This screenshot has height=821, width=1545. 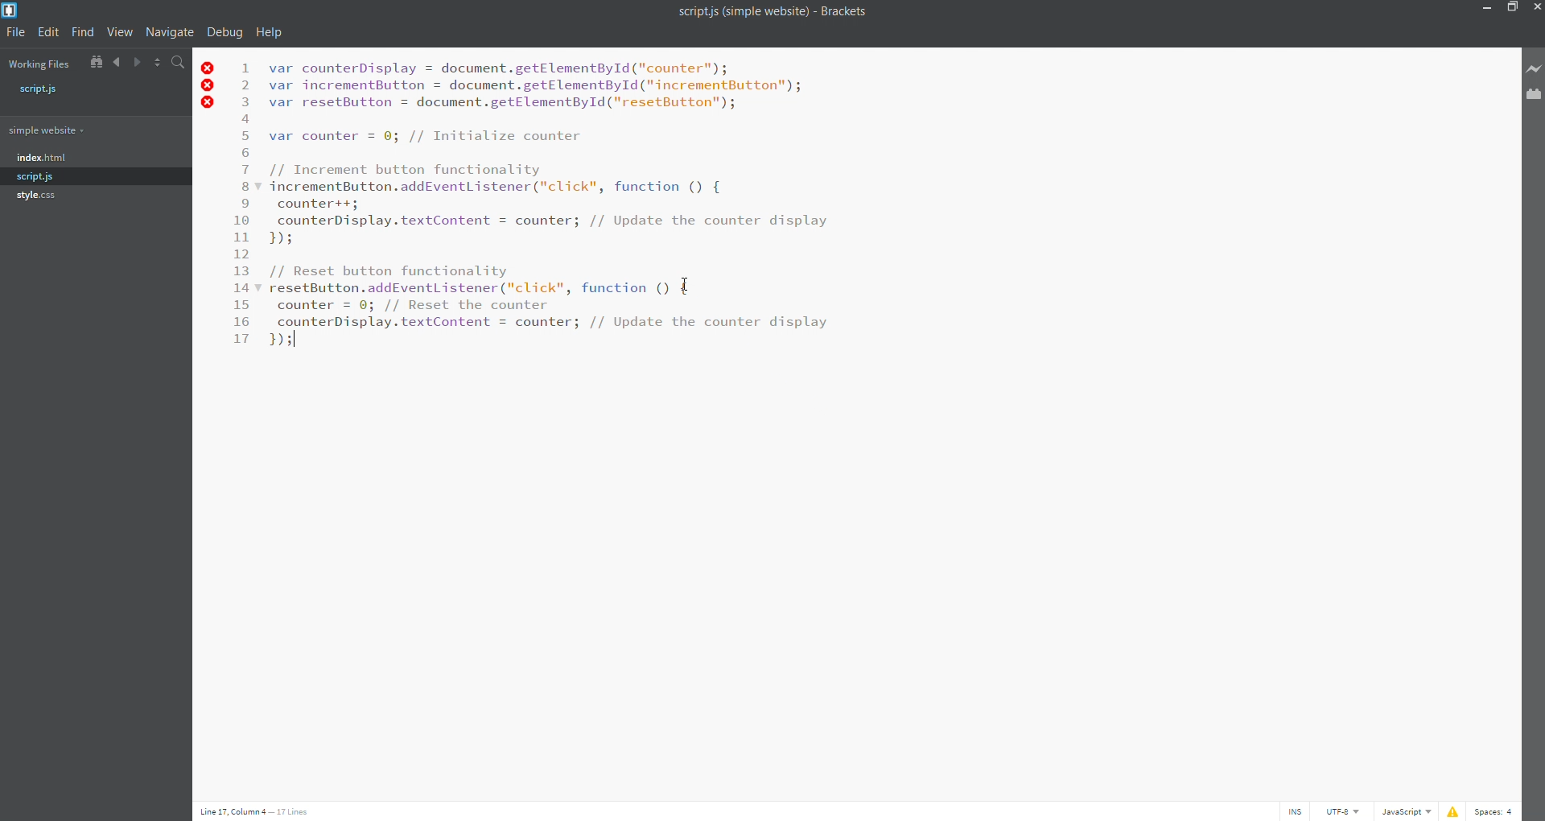 What do you see at coordinates (14, 33) in the screenshot?
I see `file` at bounding box center [14, 33].